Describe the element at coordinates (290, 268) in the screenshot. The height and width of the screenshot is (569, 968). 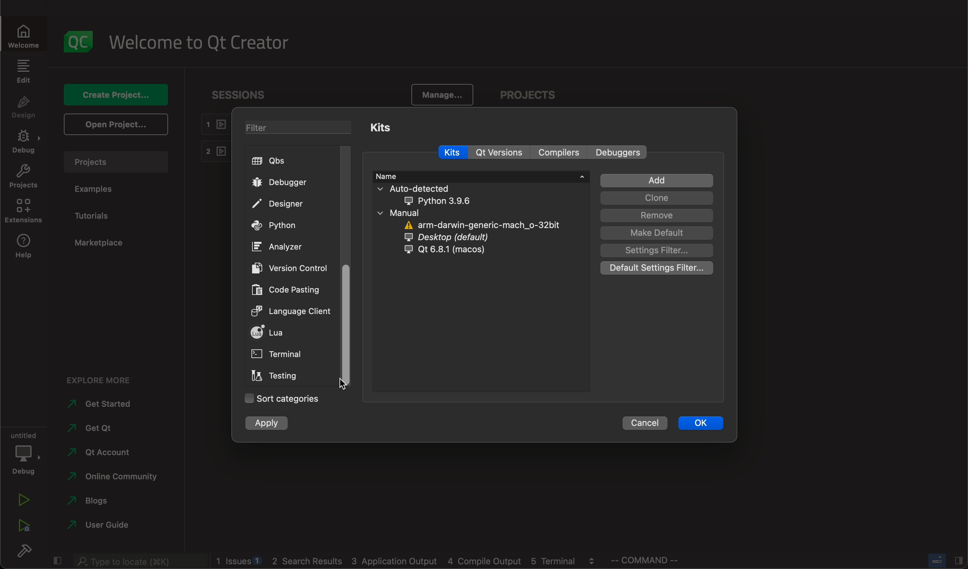
I see `version` at that location.